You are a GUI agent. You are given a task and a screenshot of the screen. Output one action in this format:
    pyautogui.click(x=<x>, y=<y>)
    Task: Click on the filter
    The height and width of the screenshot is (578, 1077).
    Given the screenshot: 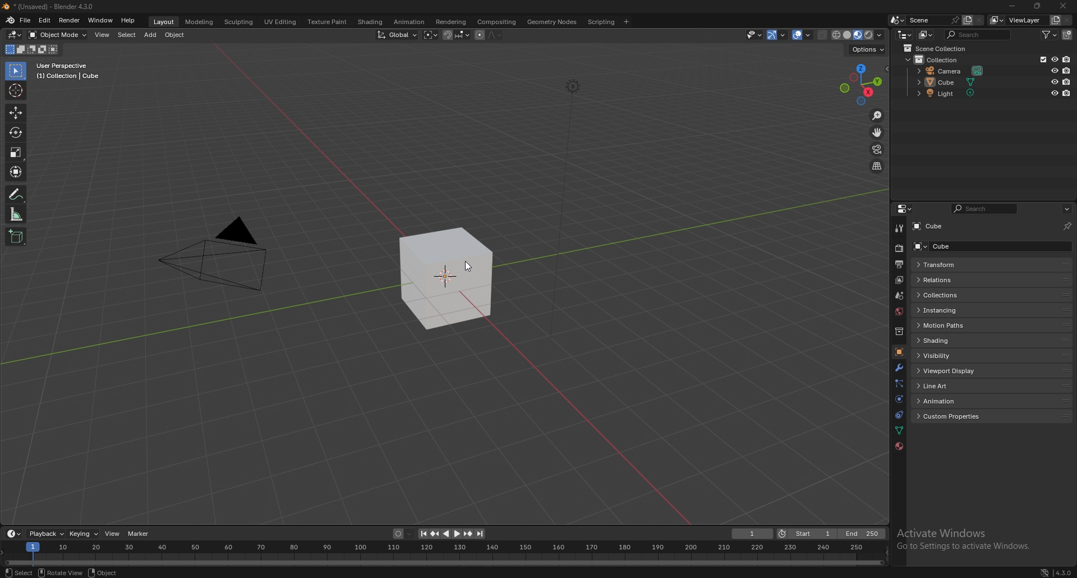 What is the action you would take?
    pyautogui.click(x=1051, y=34)
    